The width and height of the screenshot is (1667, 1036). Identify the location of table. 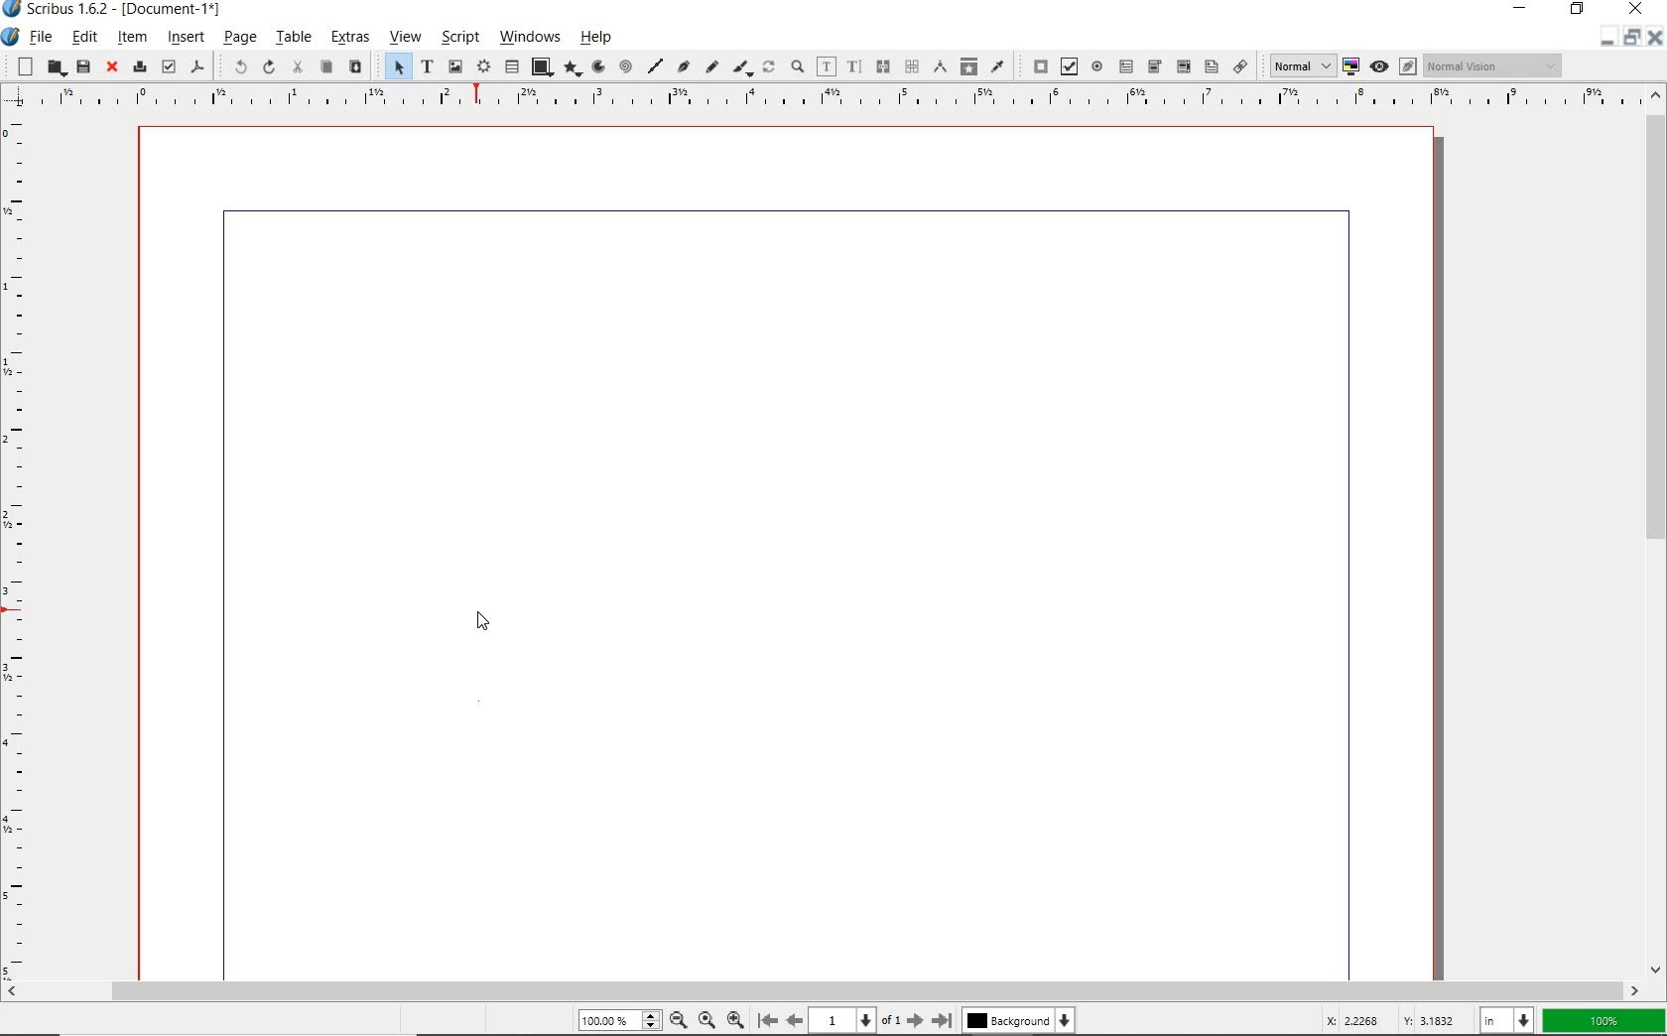
(512, 67).